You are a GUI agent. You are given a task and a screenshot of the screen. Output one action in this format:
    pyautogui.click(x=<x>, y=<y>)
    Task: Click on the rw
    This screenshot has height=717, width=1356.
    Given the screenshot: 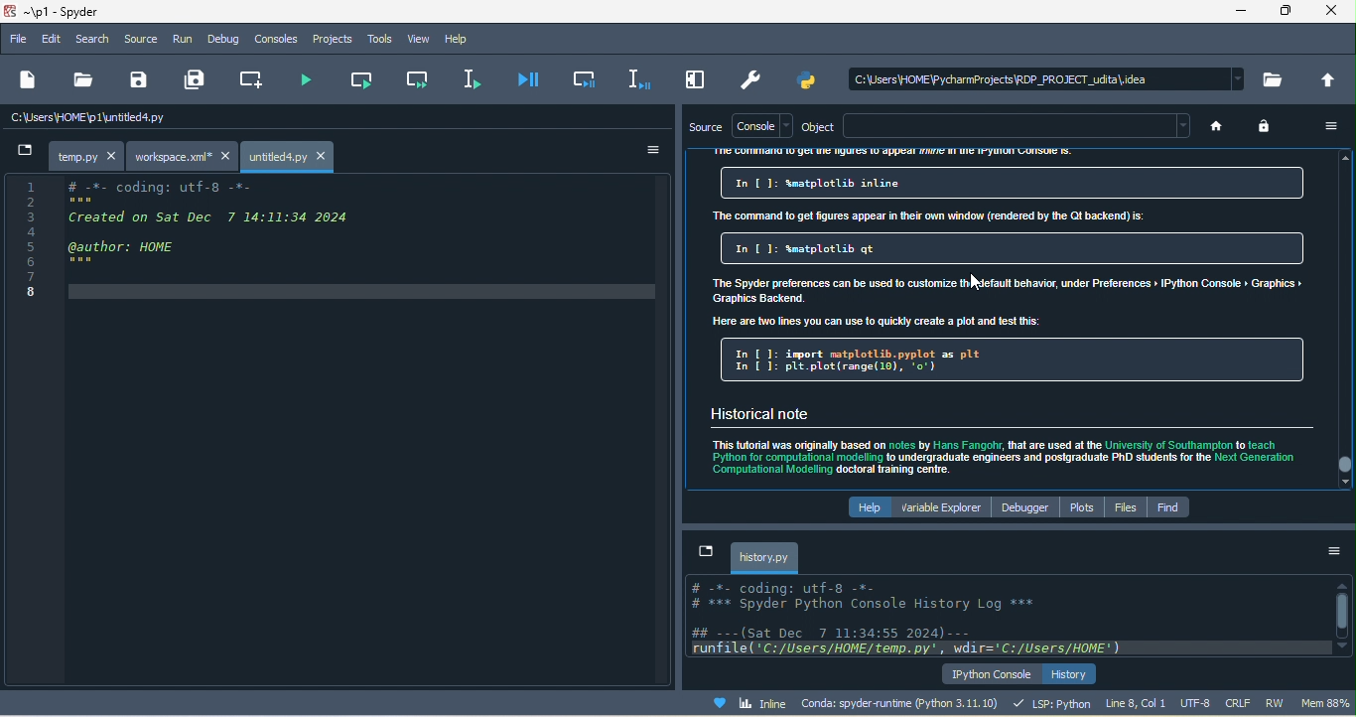 What is the action you would take?
    pyautogui.click(x=1275, y=703)
    